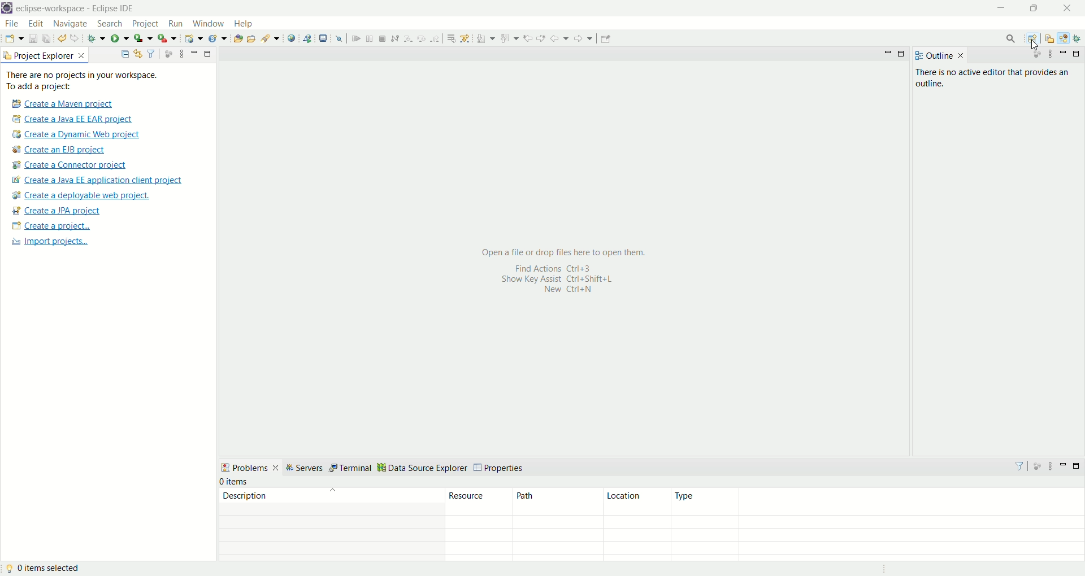 This screenshot has height=576, width=1085. Describe the element at coordinates (1032, 38) in the screenshot. I see `open perspective` at that location.